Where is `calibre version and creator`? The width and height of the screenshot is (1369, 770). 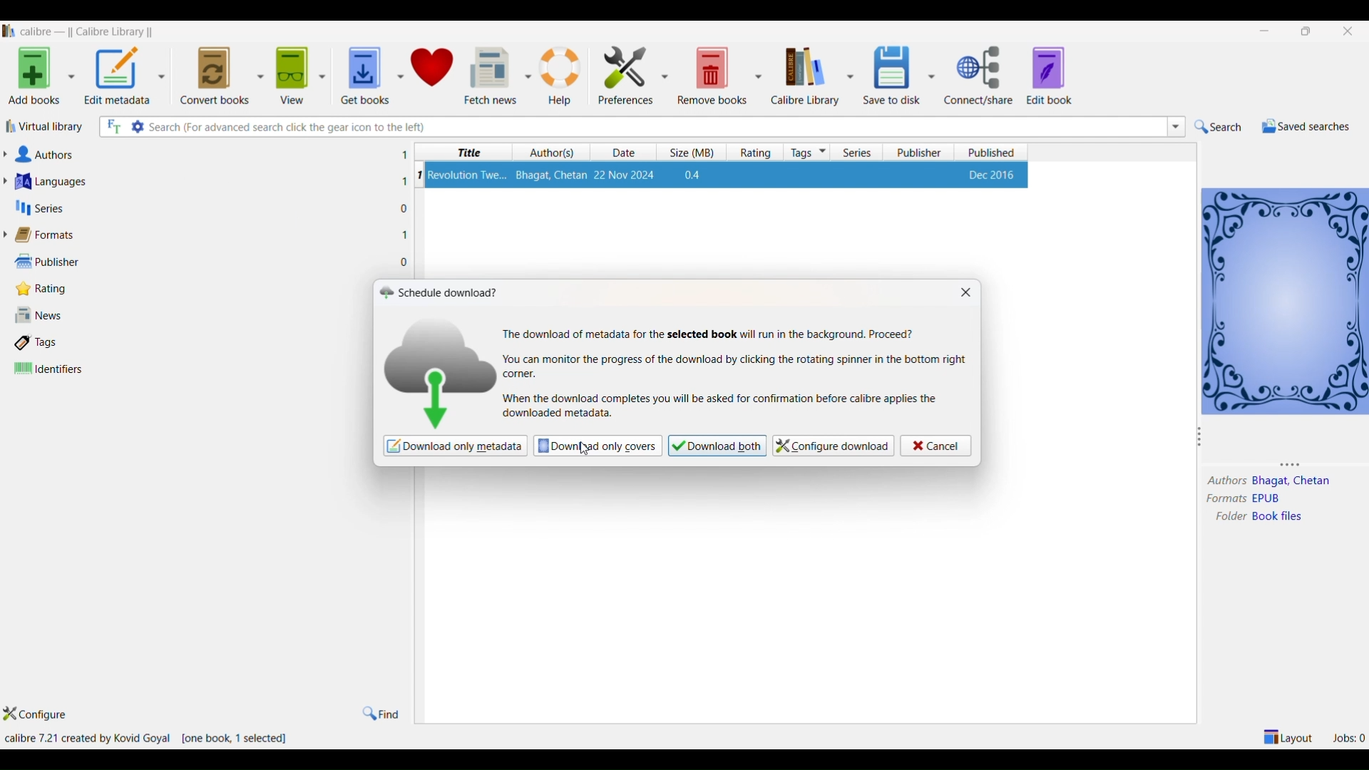
calibre version and creator is located at coordinates (89, 739).